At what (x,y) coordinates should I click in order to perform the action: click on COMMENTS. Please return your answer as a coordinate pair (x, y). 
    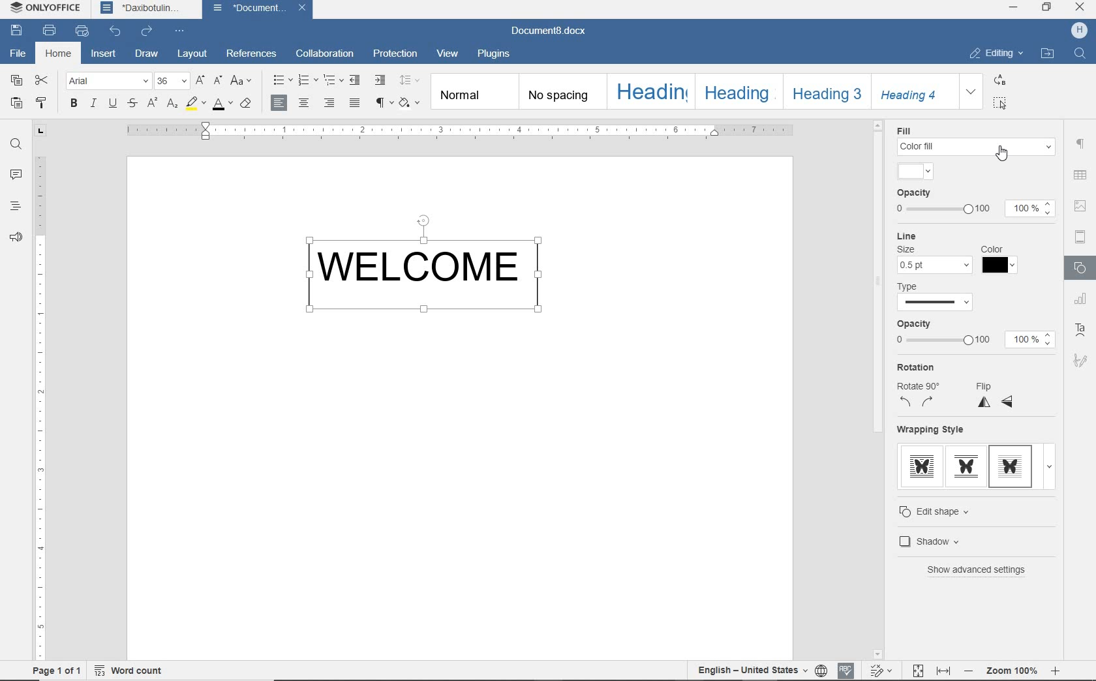
    Looking at the image, I should click on (17, 175).